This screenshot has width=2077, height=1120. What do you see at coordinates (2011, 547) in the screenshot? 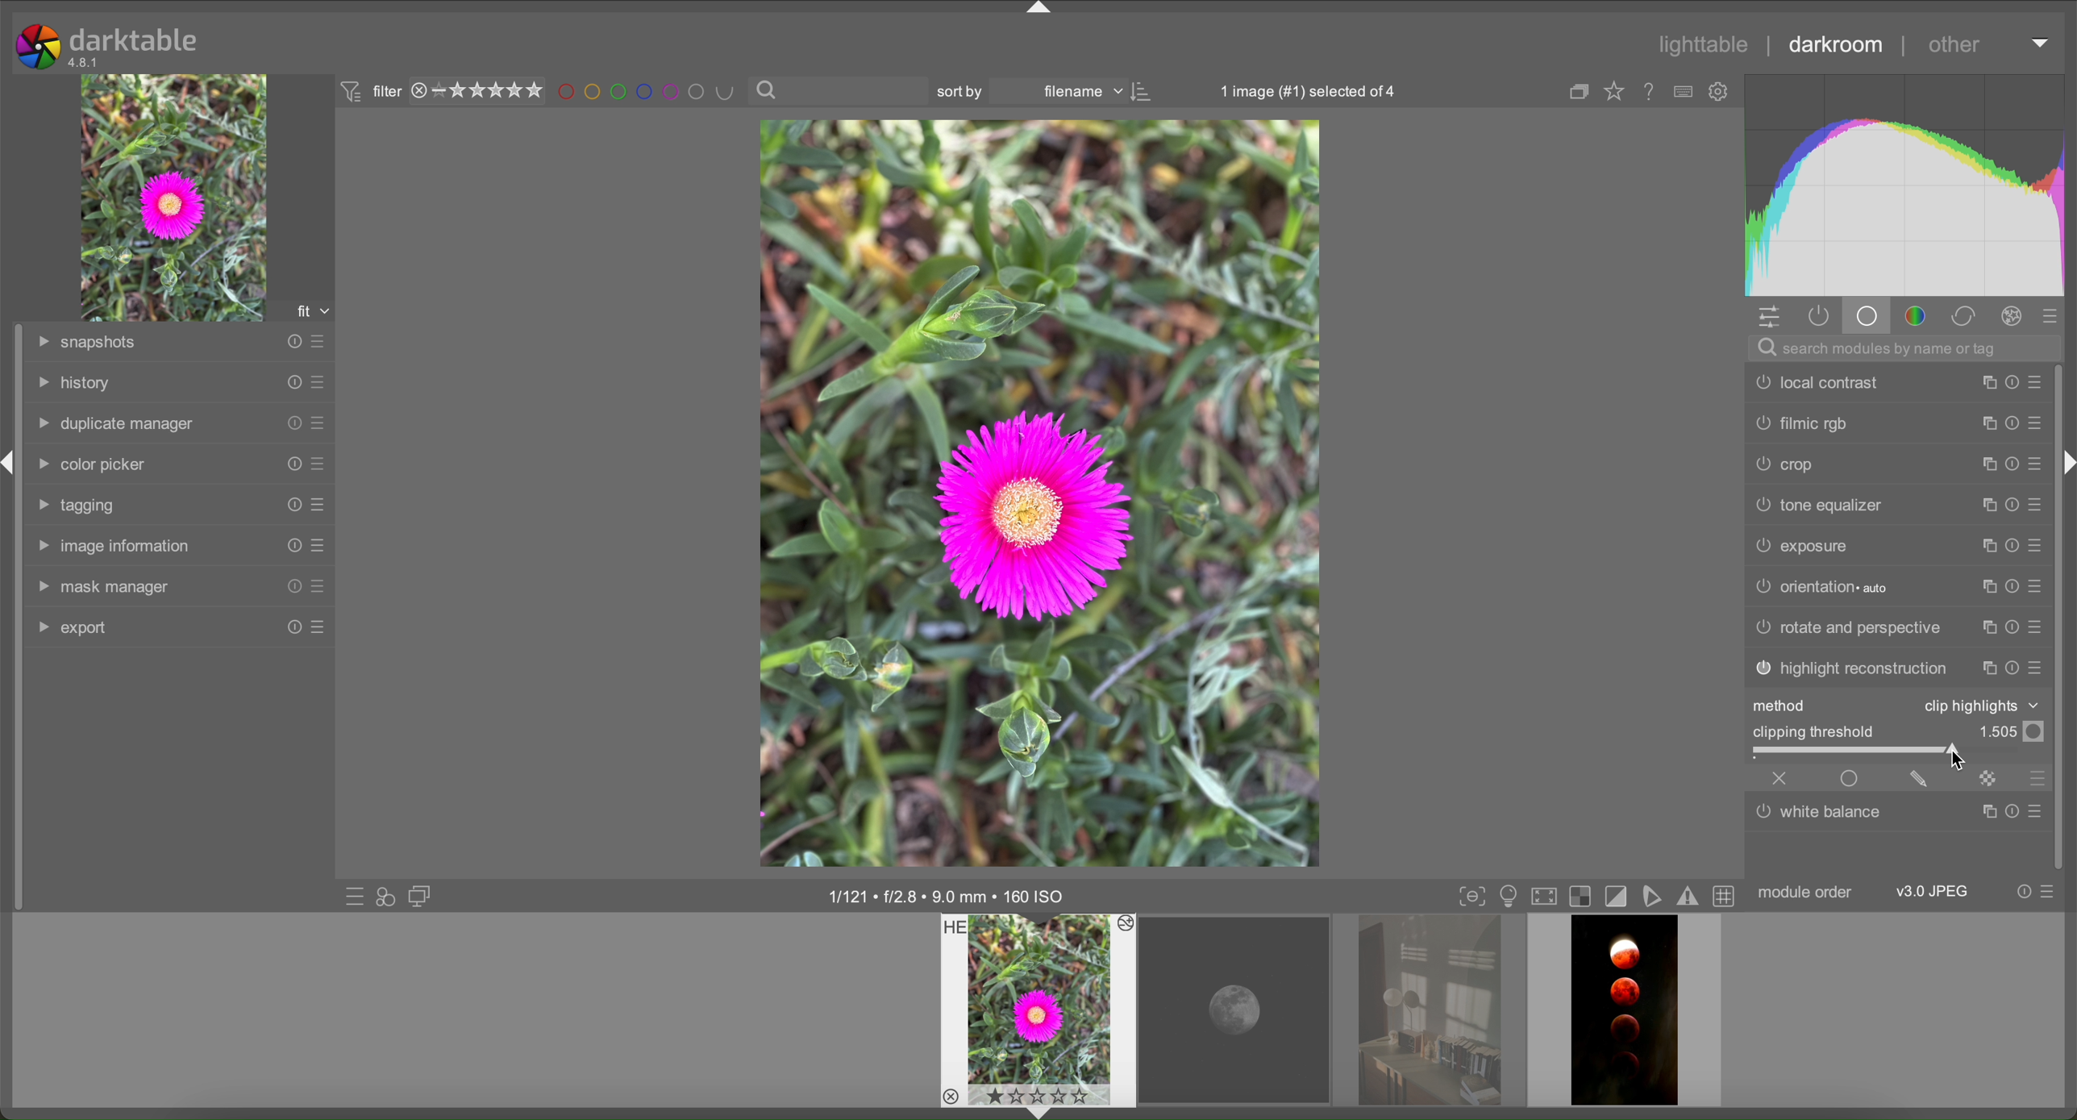
I see `reset presets` at bounding box center [2011, 547].